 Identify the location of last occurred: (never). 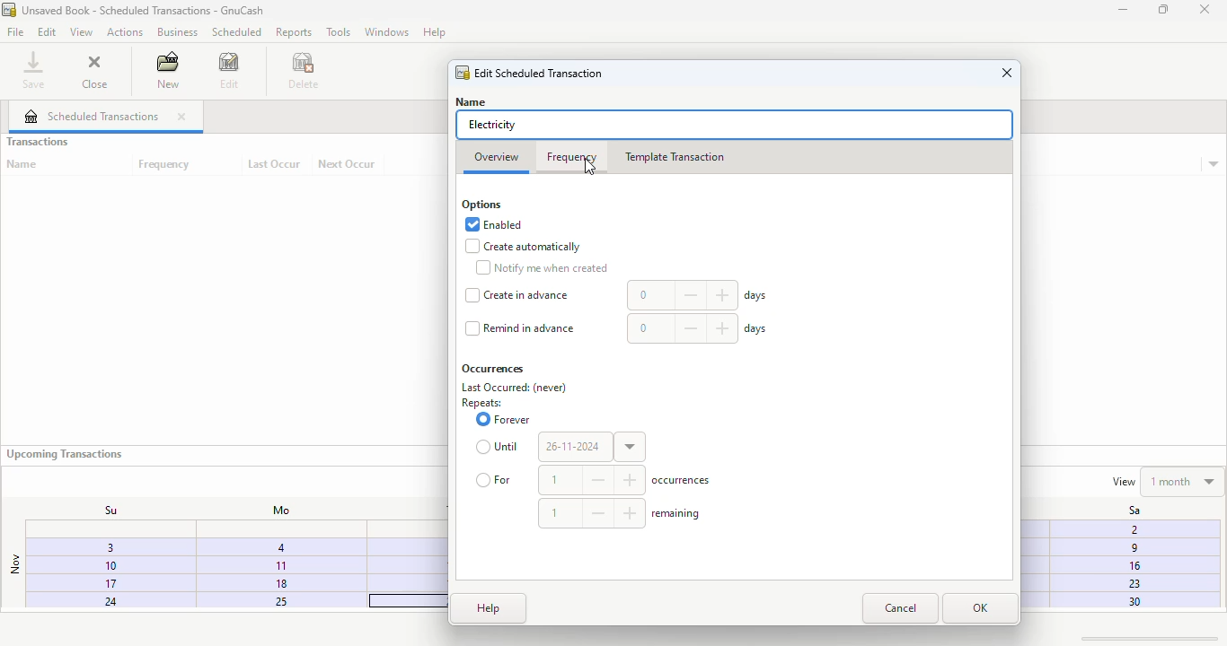
(515, 388).